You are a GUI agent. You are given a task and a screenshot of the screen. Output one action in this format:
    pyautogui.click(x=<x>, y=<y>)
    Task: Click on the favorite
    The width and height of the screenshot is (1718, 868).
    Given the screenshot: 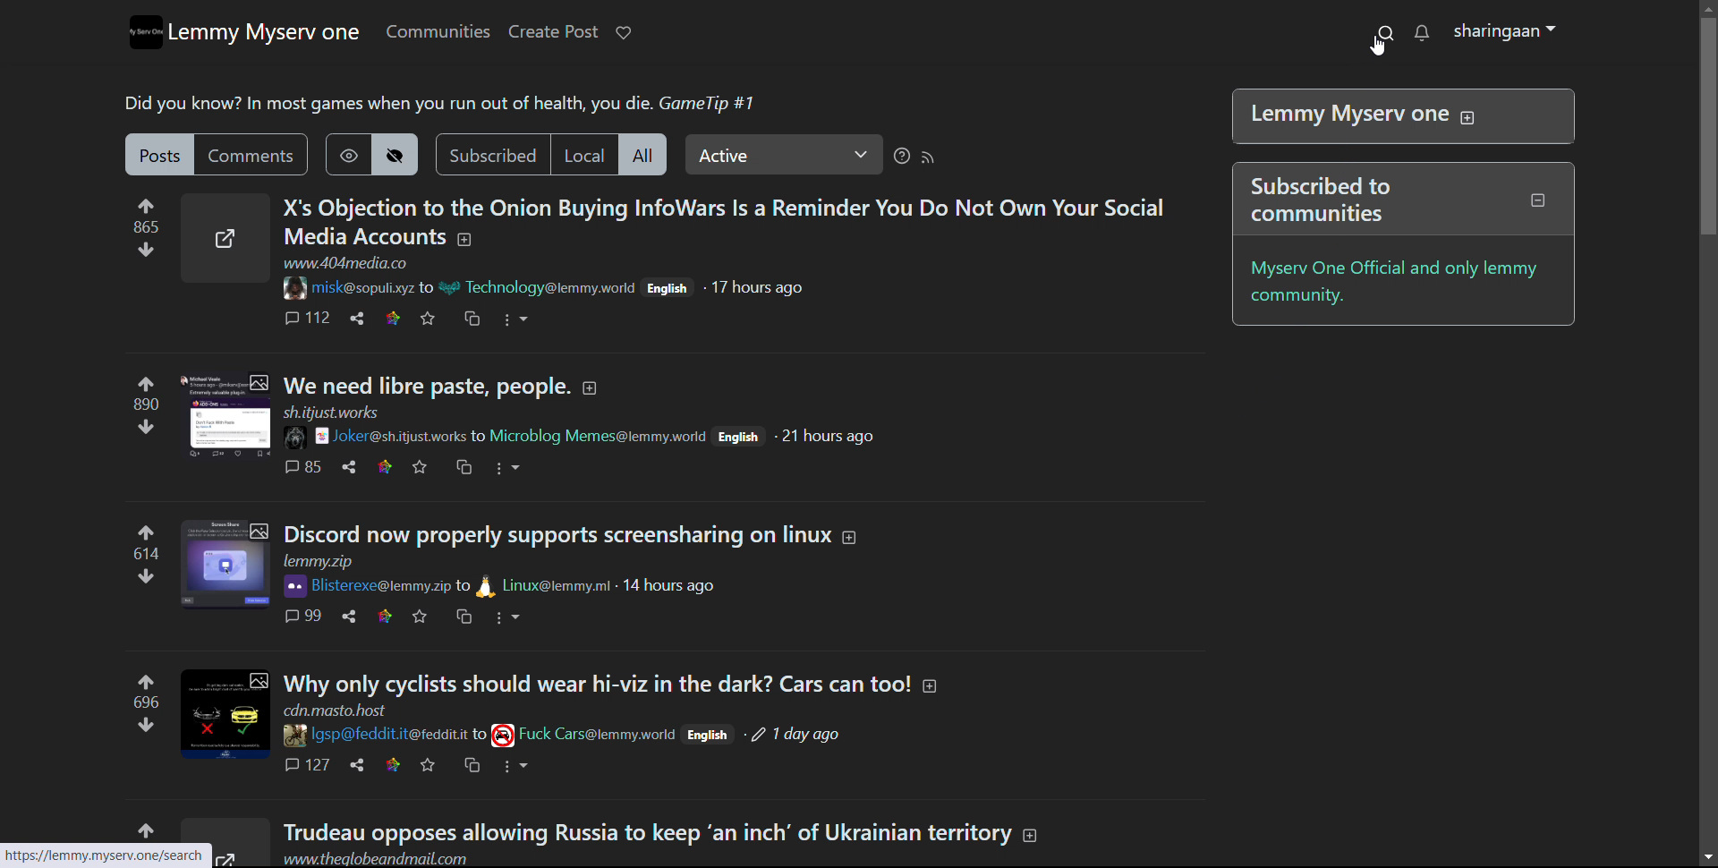 What is the action you would take?
    pyautogui.click(x=429, y=318)
    